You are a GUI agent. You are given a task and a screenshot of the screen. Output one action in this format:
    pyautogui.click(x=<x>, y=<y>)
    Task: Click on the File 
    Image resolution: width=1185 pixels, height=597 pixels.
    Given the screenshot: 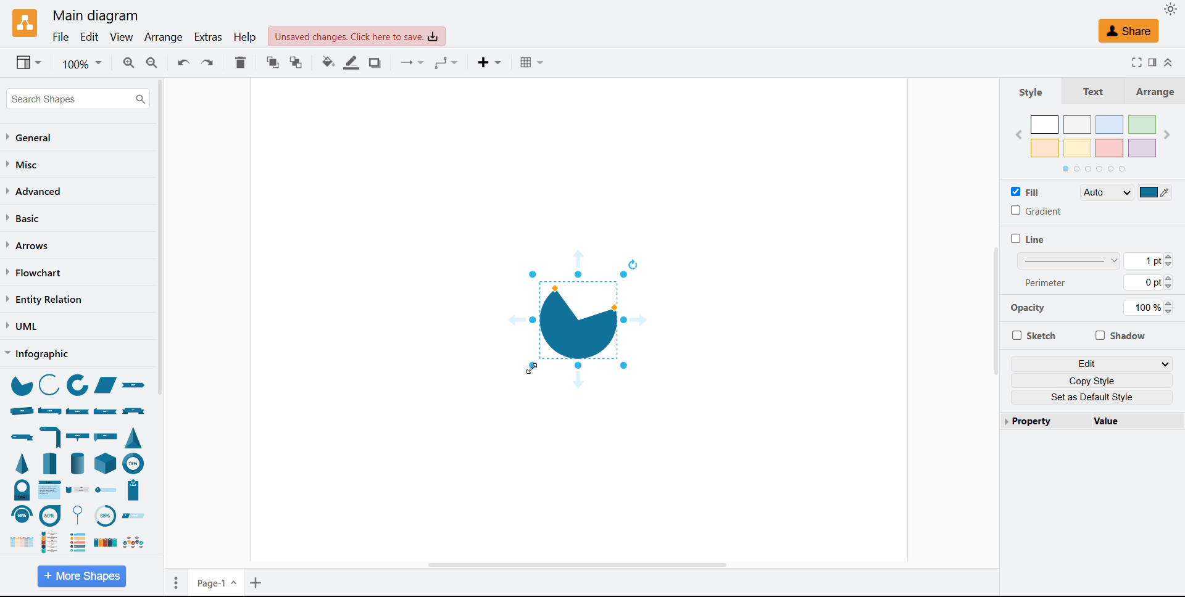 What is the action you would take?
    pyautogui.click(x=62, y=38)
    